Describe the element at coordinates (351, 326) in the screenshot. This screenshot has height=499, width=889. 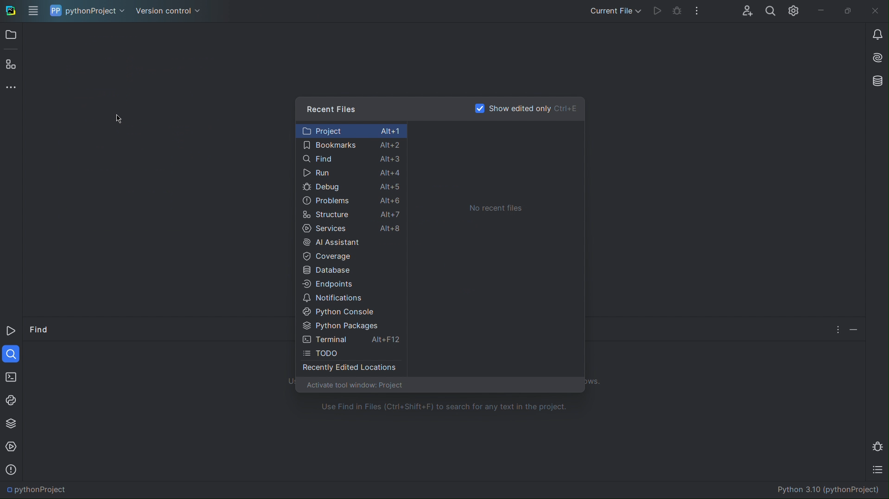
I see `Python Packages` at that location.